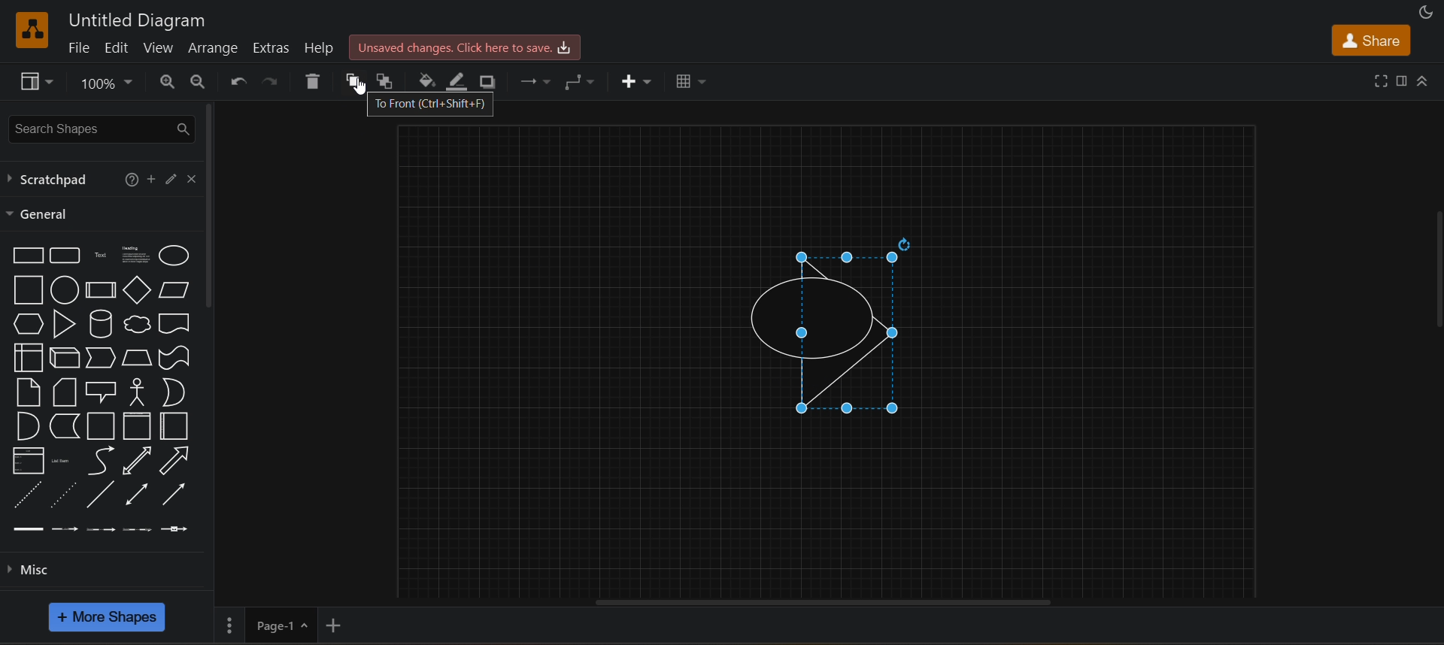 The width and height of the screenshot is (1444, 645). Describe the element at coordinates (174, 255) in the screenshot. I see `ellipse` at that location.